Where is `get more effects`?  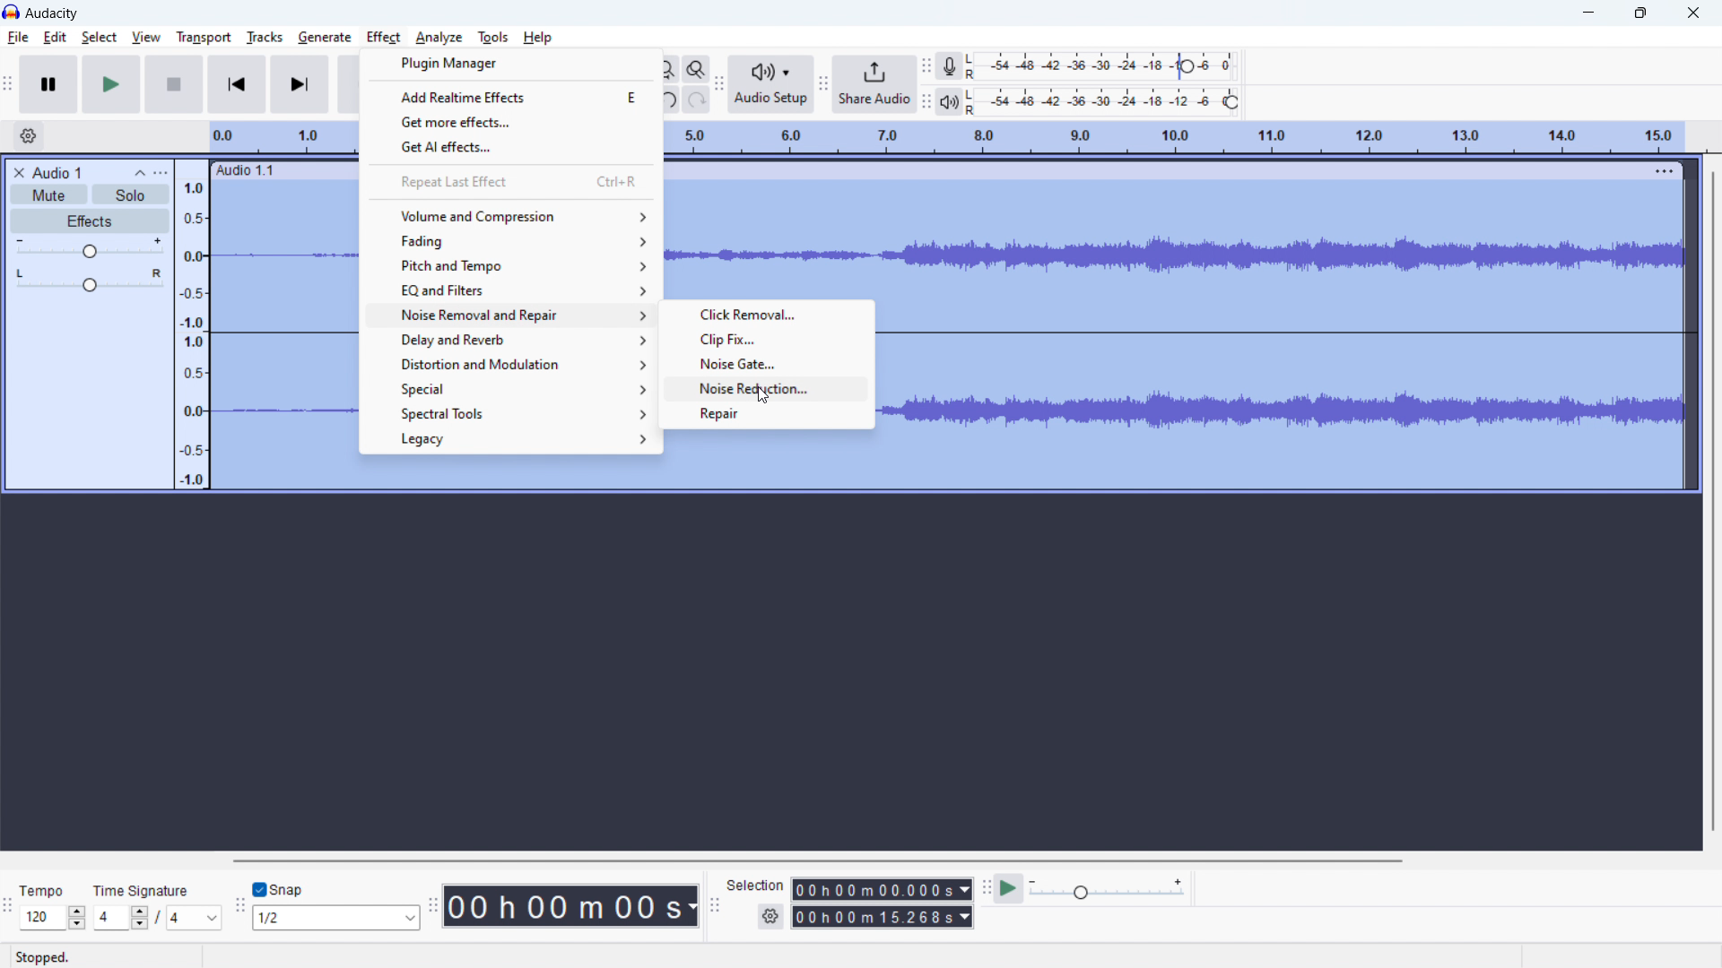
get more effects is located at coordinates (510, 121).